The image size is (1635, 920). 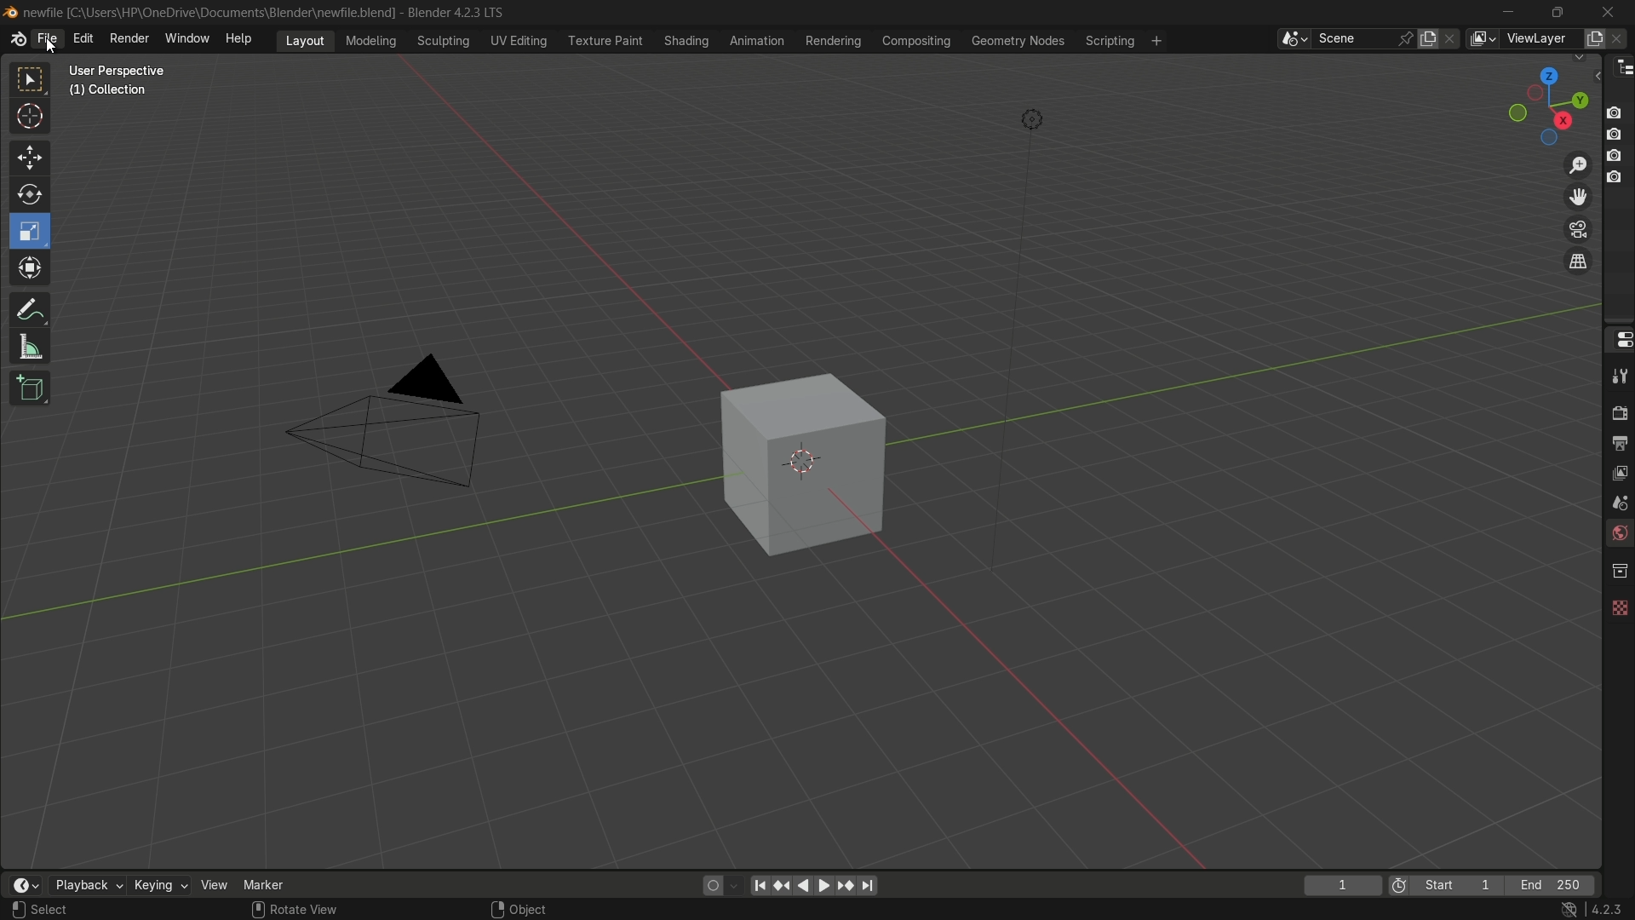 What do you see at coordinates (814, 885) in the screenshot?
I see `play animation` at bounding box center [814, 885].